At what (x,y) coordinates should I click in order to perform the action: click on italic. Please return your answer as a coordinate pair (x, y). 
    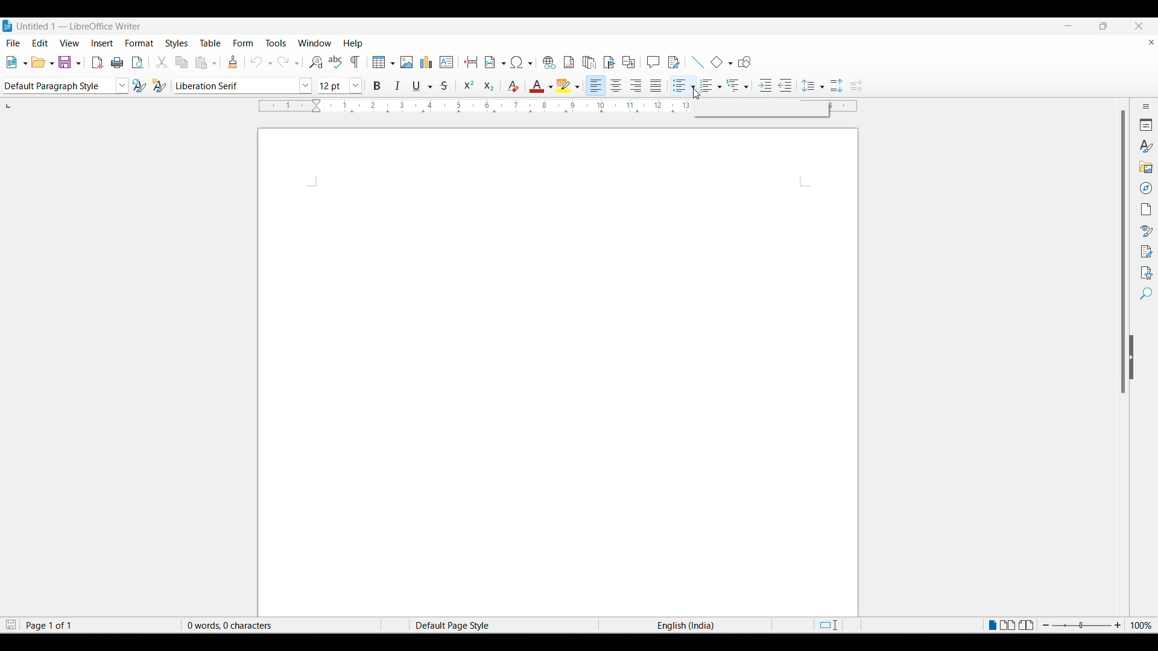
    Looking at the image, I should click on (399, 86).